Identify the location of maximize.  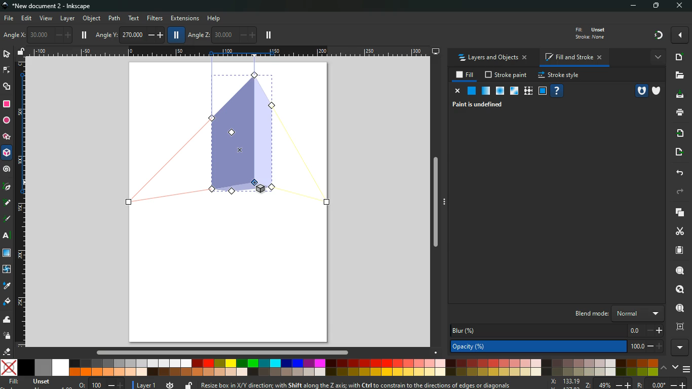
(658, 6).